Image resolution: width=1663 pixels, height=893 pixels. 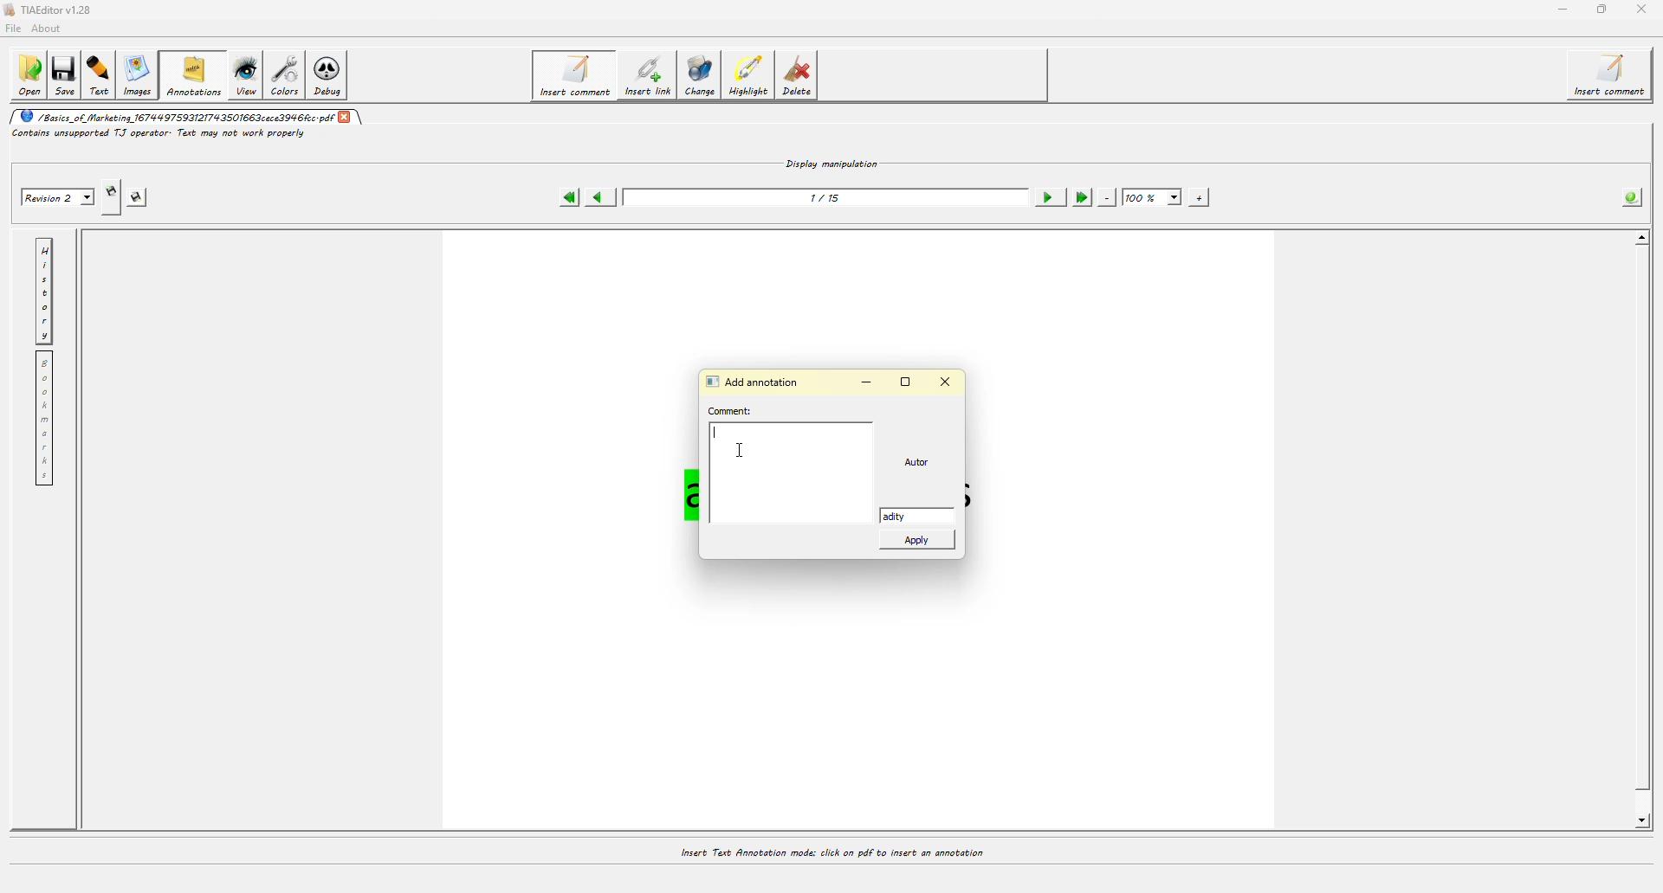 What do you see at coordinates (1199, 197) in the screenshot?
I see `zoom in` at bounding box center [1199, 197].